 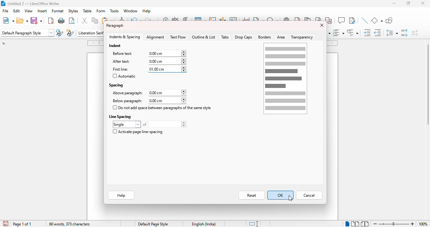 What do you see at coordinates (252, 195) in the screenshot?
I see `reset` at bounding box center [252, 195].